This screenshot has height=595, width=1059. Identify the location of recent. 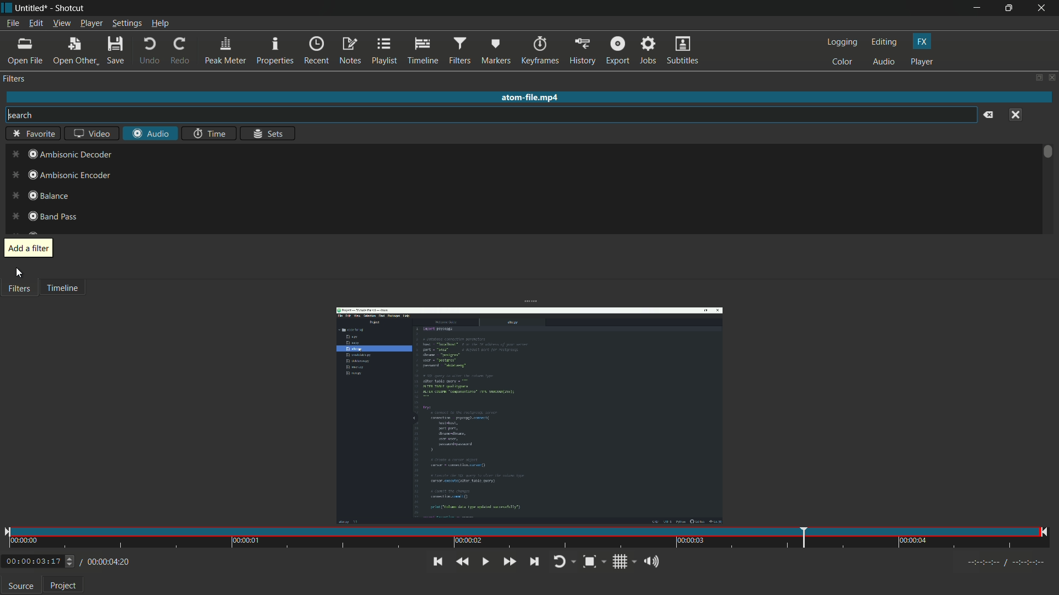
(317, 51).